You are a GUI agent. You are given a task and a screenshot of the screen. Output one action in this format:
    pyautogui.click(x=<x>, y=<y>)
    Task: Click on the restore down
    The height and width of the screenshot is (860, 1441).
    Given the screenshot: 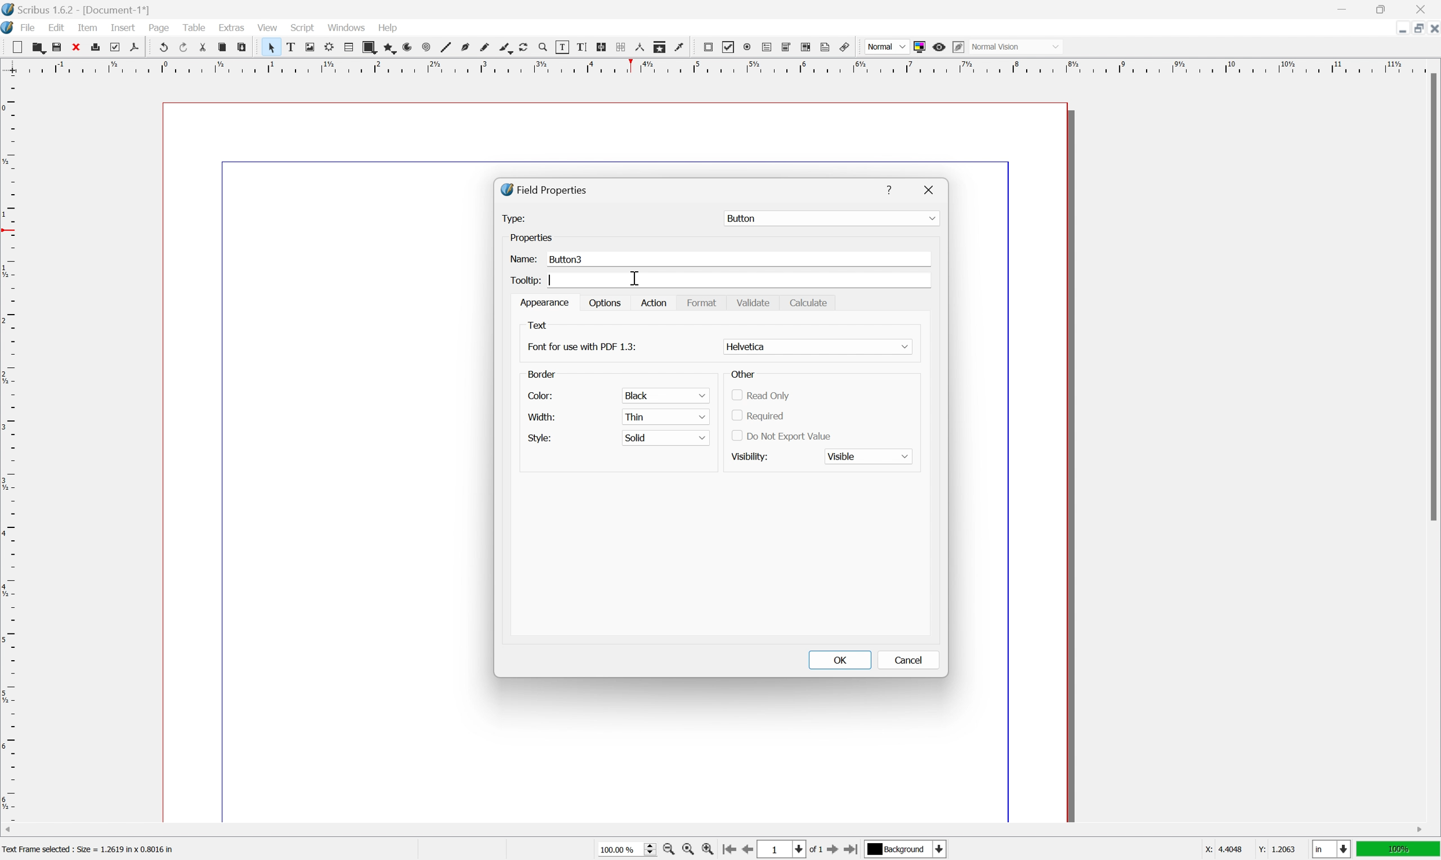 What is the action you would take?
    pyautogui.click(x=1385, y=9)
    